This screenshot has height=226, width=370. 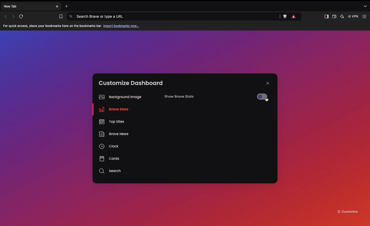 What do you see at coordinates (263, 97) in the screenshot?
I see `Off` at bounding box center [263, 97].